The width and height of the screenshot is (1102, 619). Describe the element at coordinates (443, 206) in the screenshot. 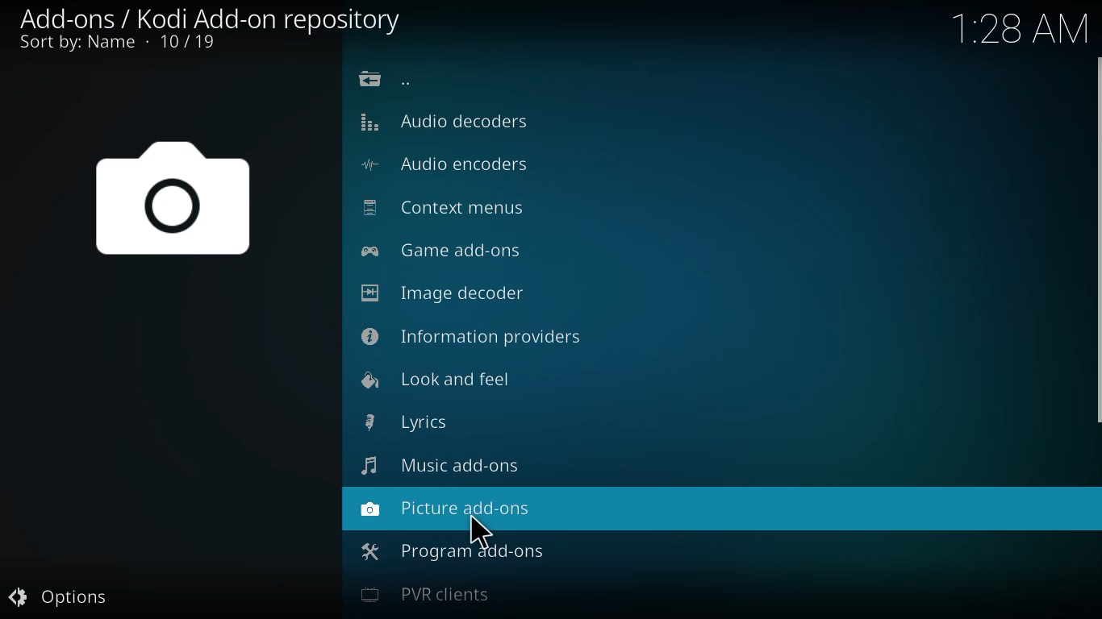

I see `context menus` at that location.